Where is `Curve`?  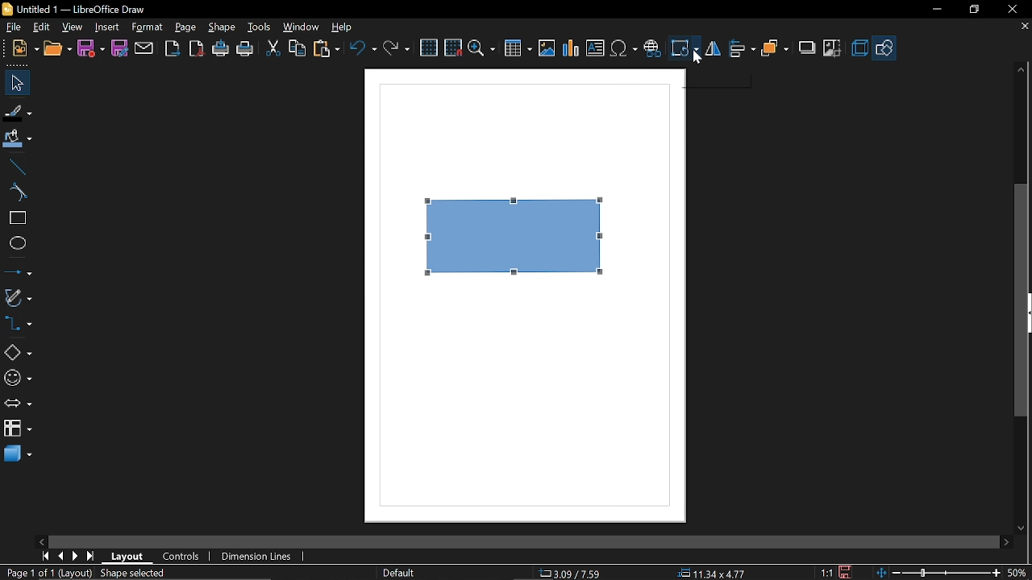
Curve is located at coordinates (15, 193).